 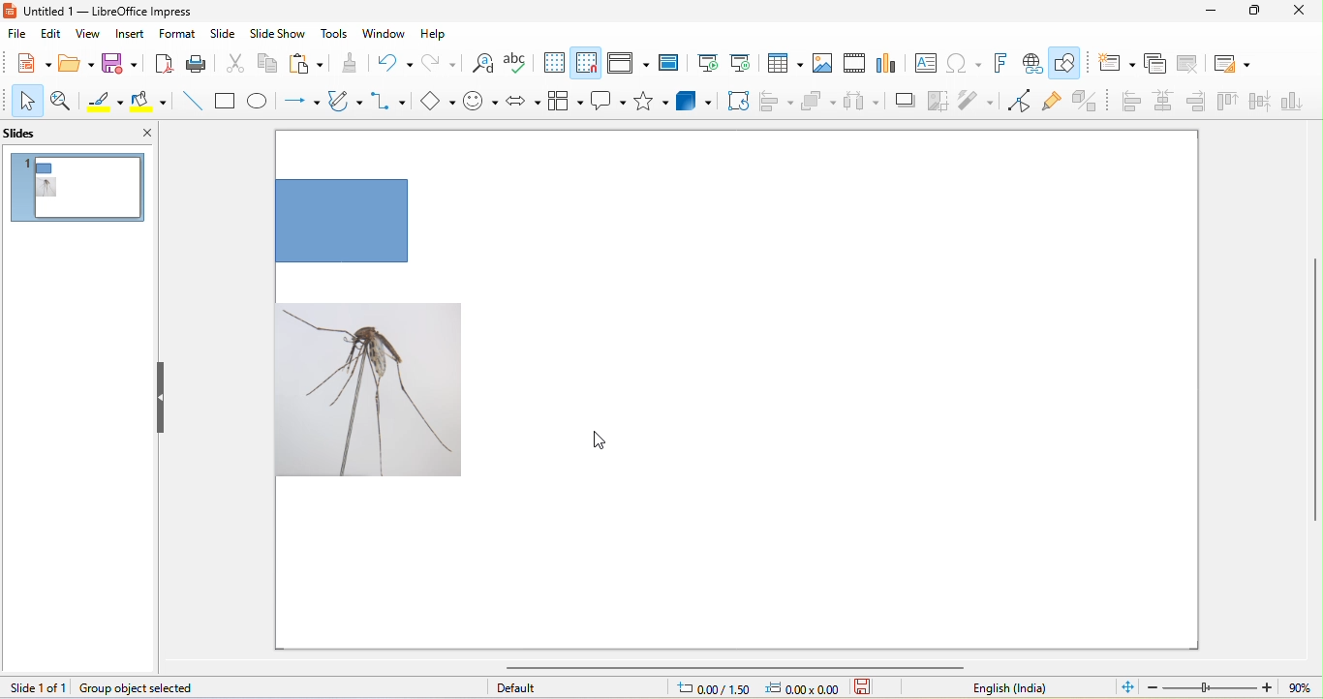 What do you see at coordinates (269, 64) in the screenshot?
I see `copy` at bounding box center [269, 64].